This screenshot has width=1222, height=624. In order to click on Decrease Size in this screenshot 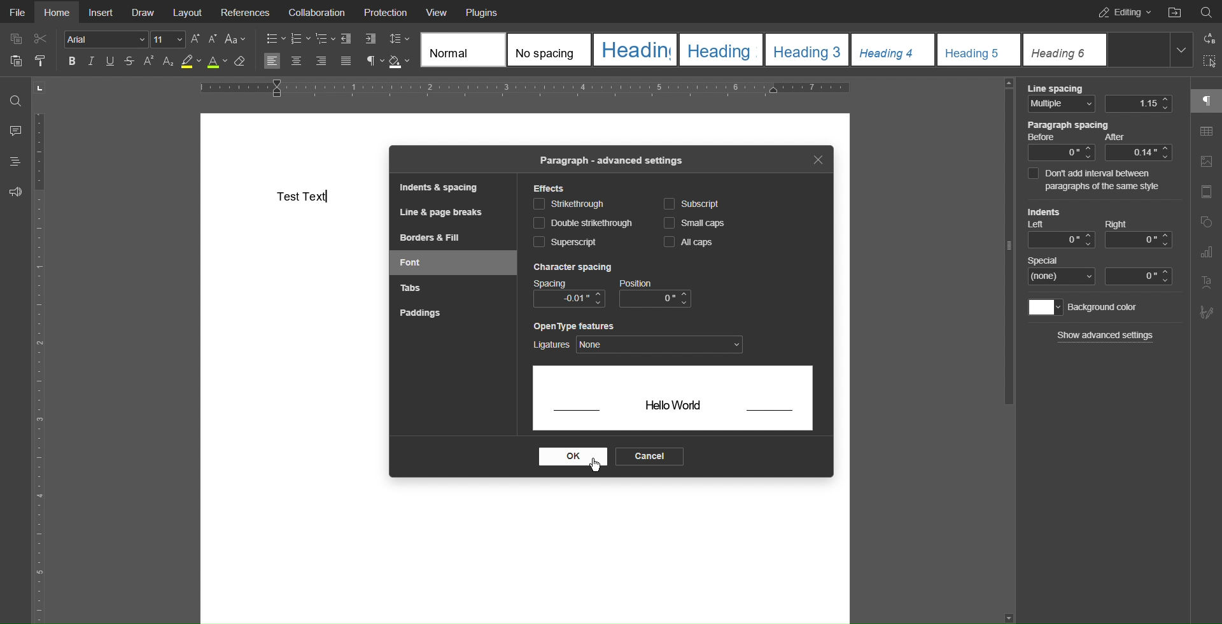, I will do `click(213, 39)`.